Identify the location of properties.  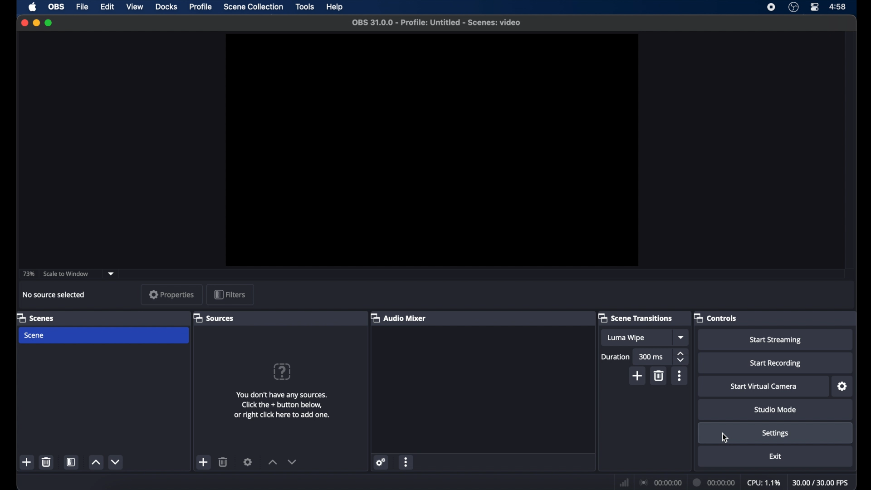
(171, 294).